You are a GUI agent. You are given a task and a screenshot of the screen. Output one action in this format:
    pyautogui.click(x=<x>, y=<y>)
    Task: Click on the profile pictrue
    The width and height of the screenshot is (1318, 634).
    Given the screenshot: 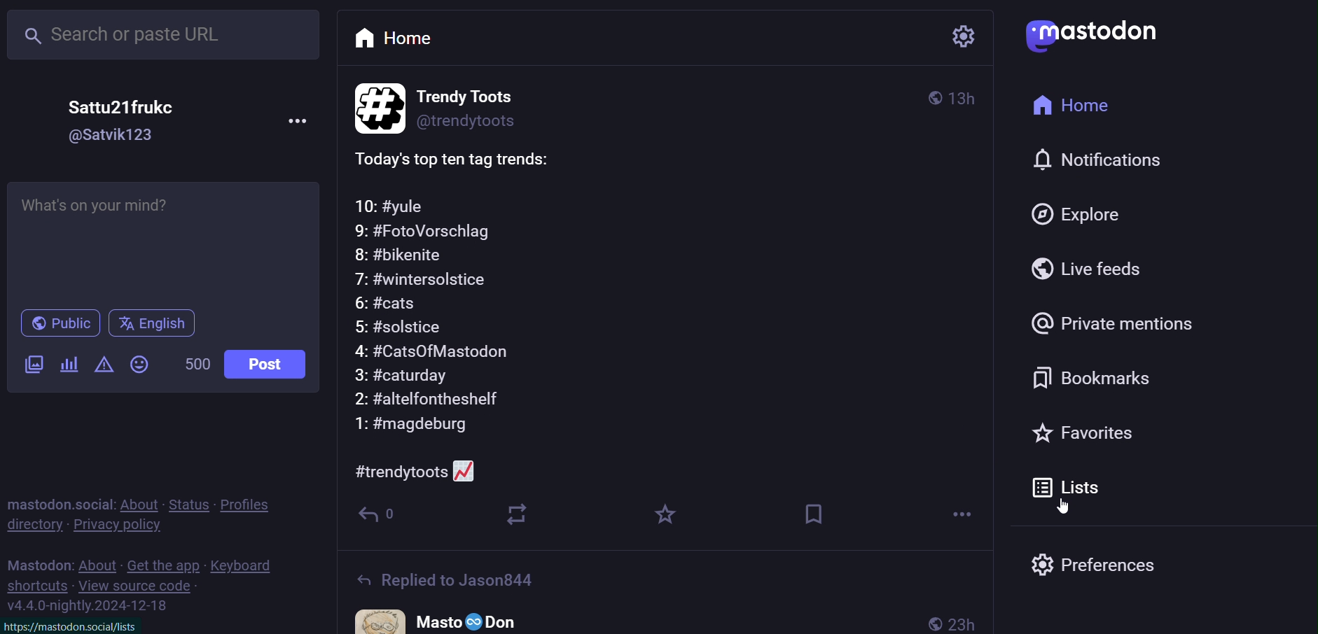 What is the action you would take?
    pyautogui.click(x=380, y=618)
    